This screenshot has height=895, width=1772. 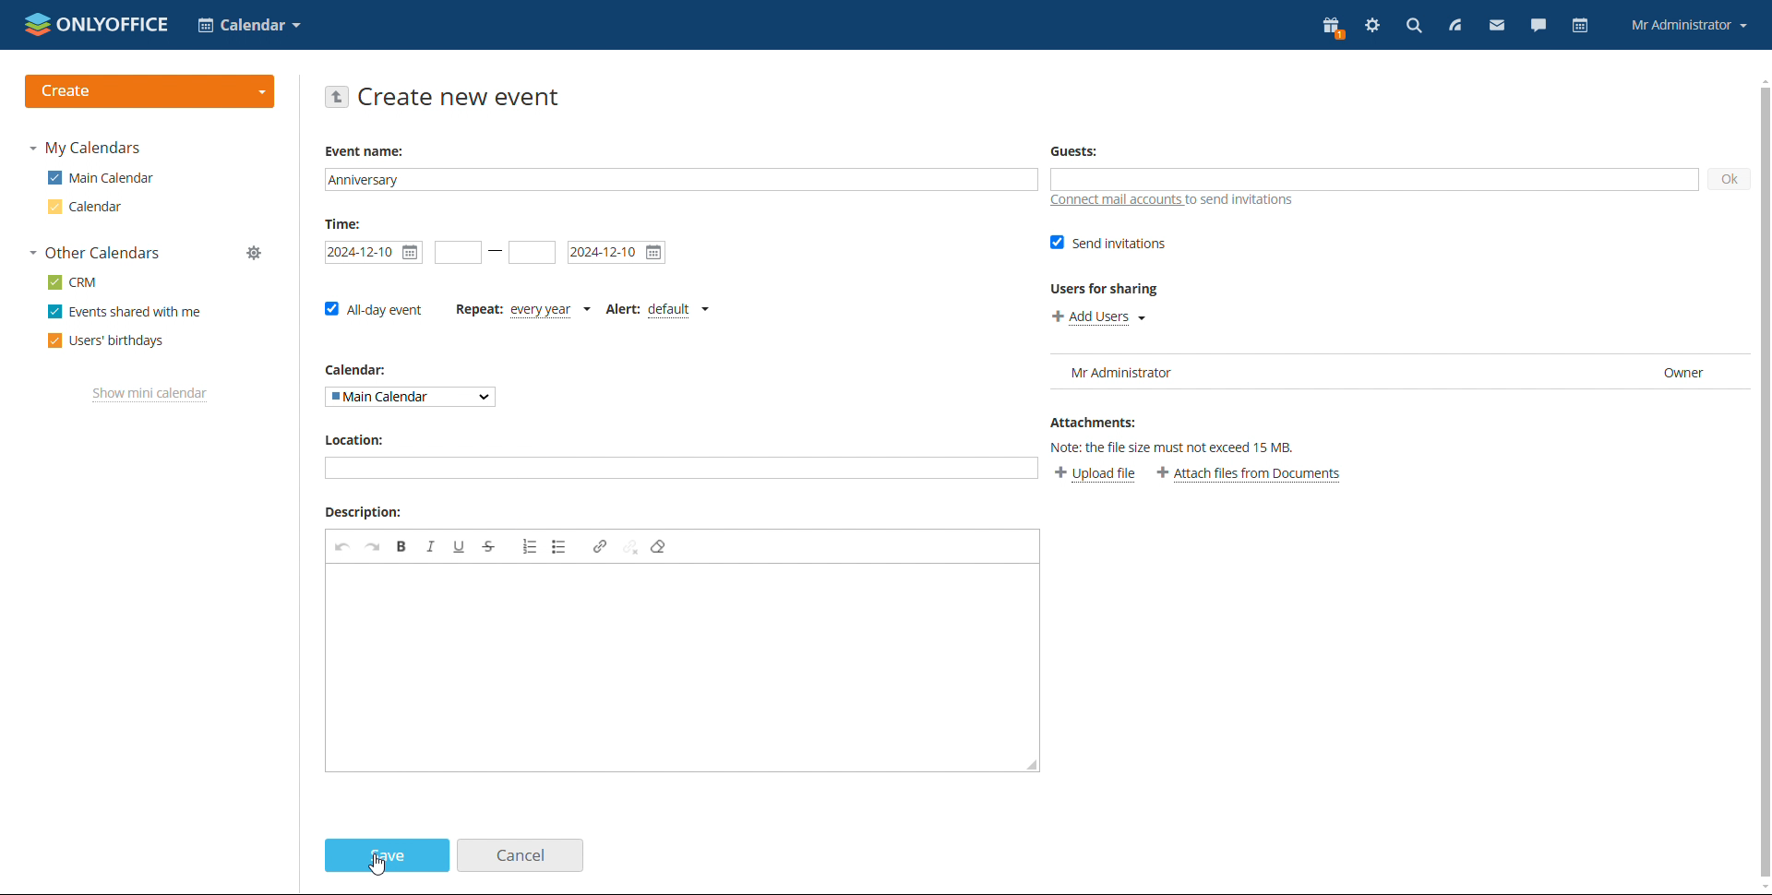 What do you see at coordinates (1172, 444) in the screenshot?
I see `` at bounding box center [1172, 444].